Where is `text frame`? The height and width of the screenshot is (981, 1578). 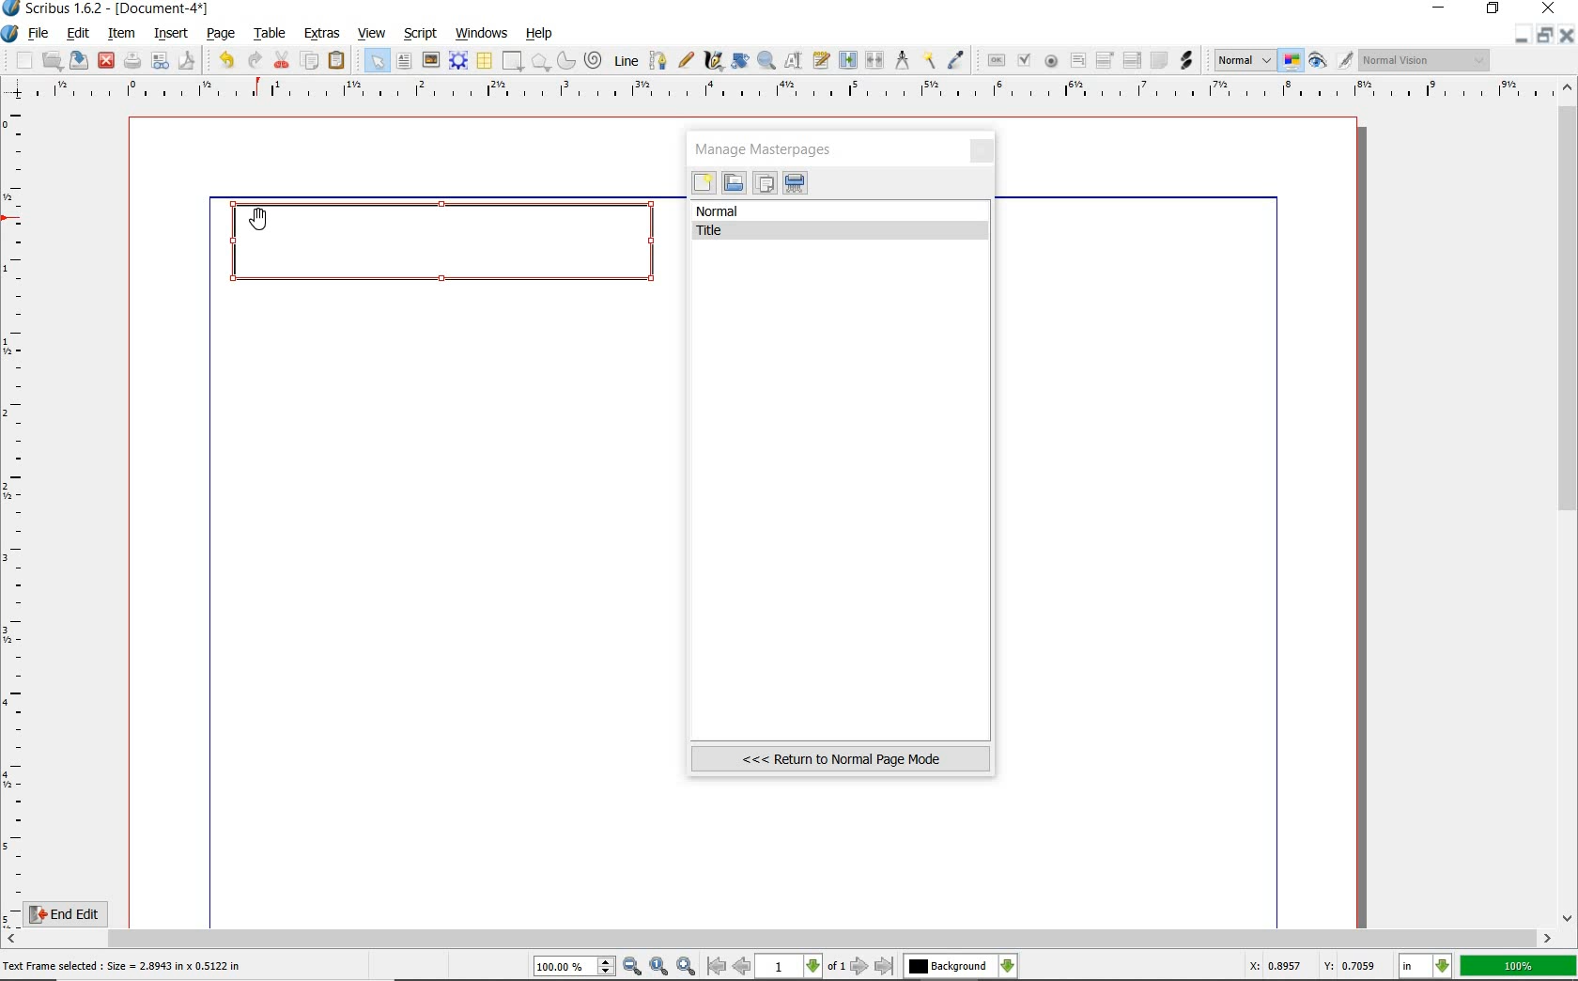
text frame is located at coordinates (406, 61).